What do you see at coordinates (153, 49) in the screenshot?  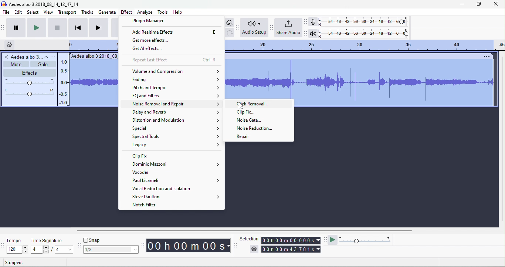 I see `get AI effects` at bounding box center [153, 49].